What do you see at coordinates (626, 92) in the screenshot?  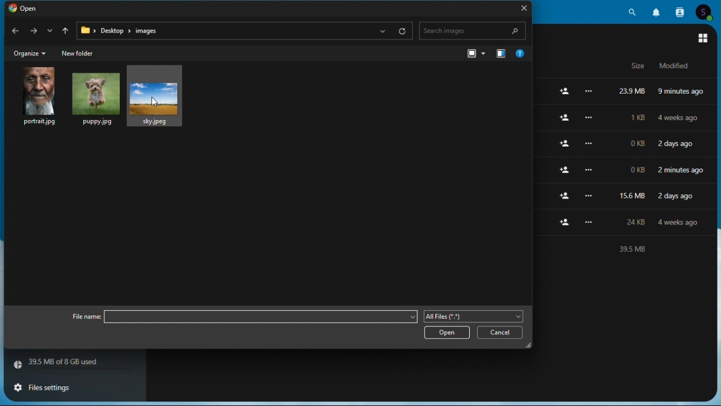 I see `File` at bounding box center [626, 92].